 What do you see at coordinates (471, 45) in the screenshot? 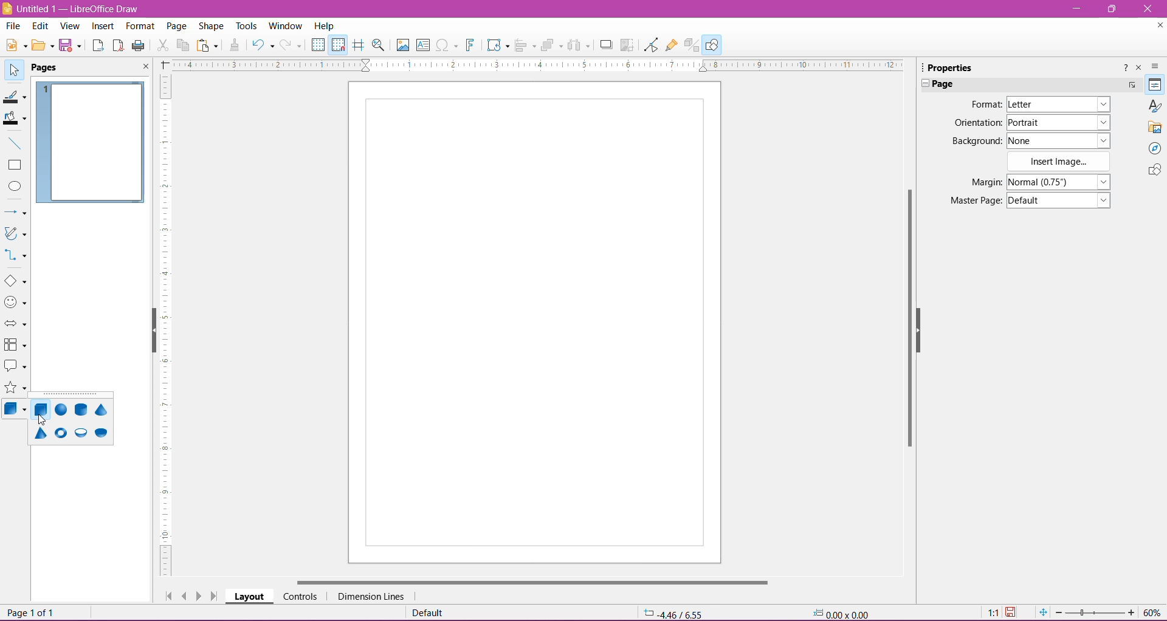
I see `Insert Fontwork Text` at bounding box center [471, 45].